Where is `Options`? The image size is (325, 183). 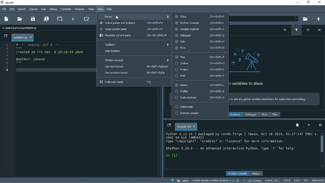
Options is located at coordinates (320, 125).